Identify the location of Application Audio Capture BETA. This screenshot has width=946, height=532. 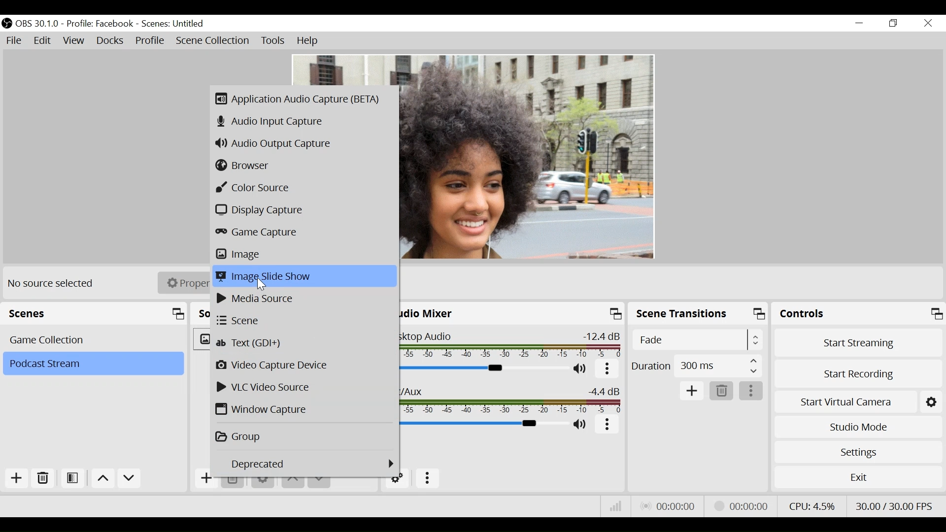
(301, 100).